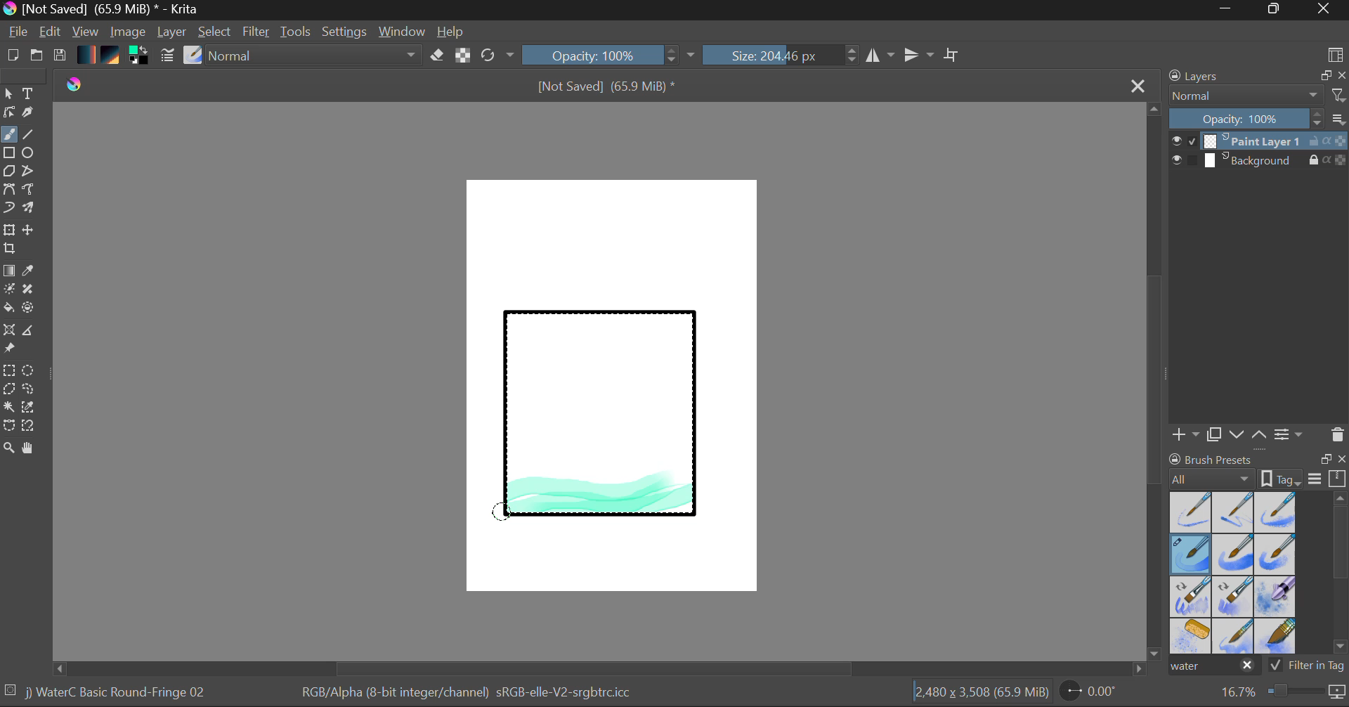 Image resolution: width=1349 pixels, height=707 pixels. Describe the element at coordinates (1289, 434) in the screenshot. I see `Layer Settings` at that location.